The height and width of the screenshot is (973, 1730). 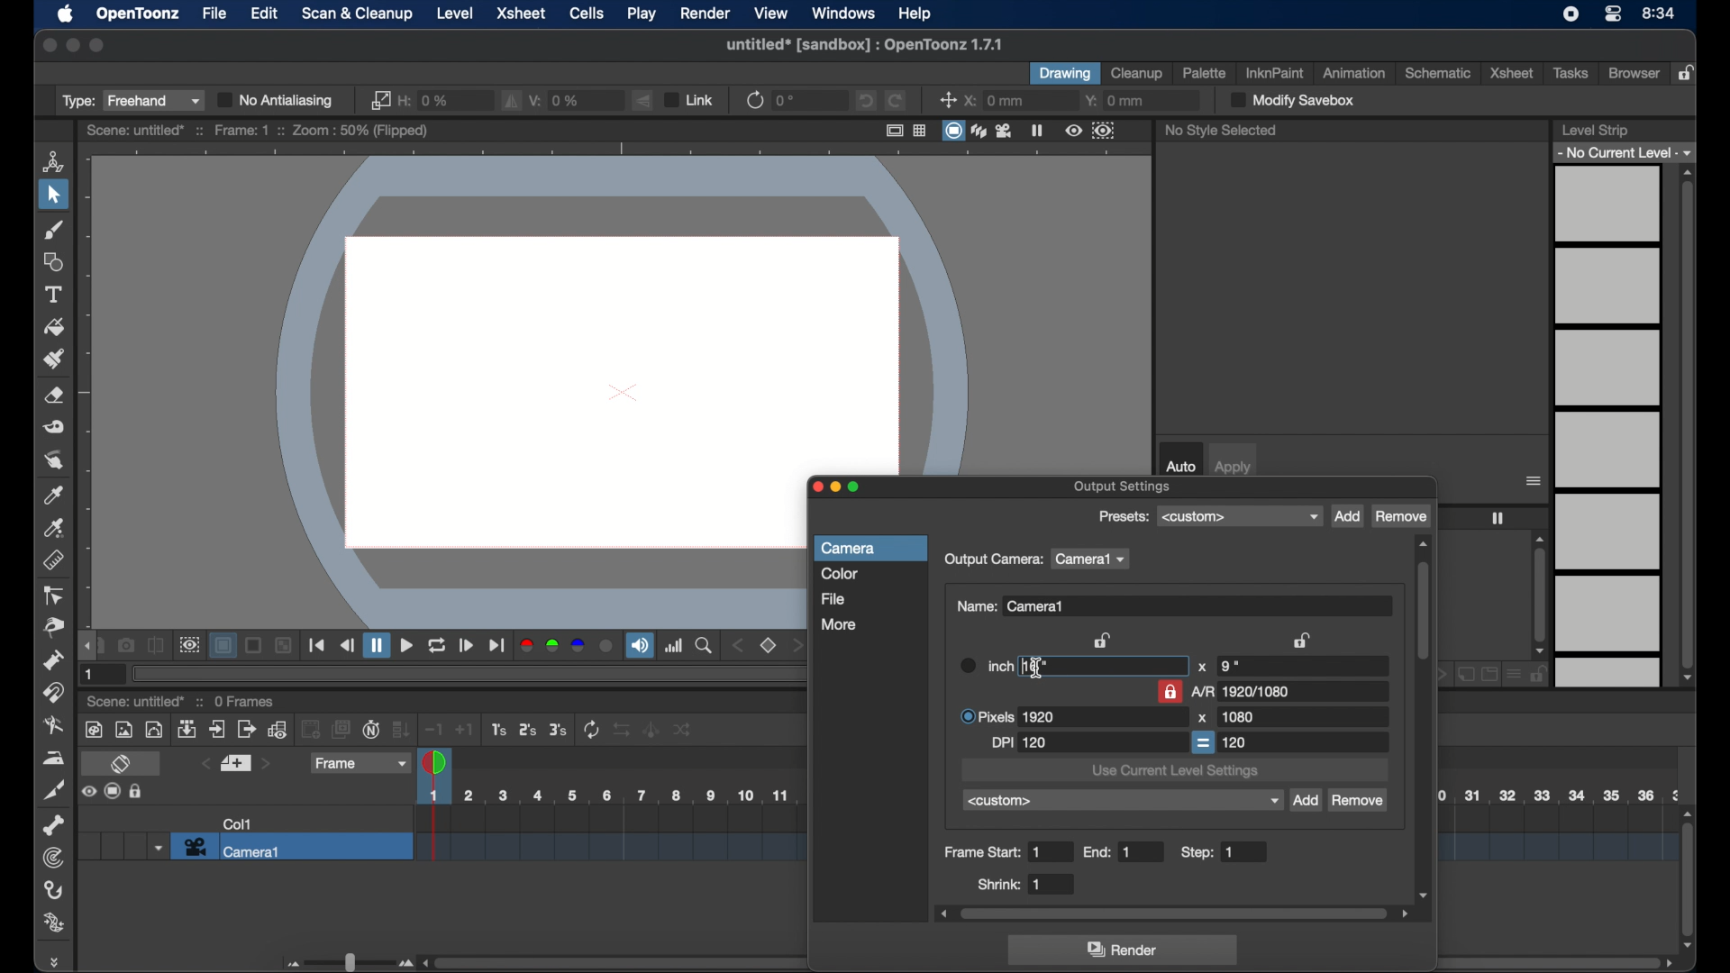 What do you see at coordinates (835, 488) in the screenshot?
I see `minimize` at bounding box center [835, 488].